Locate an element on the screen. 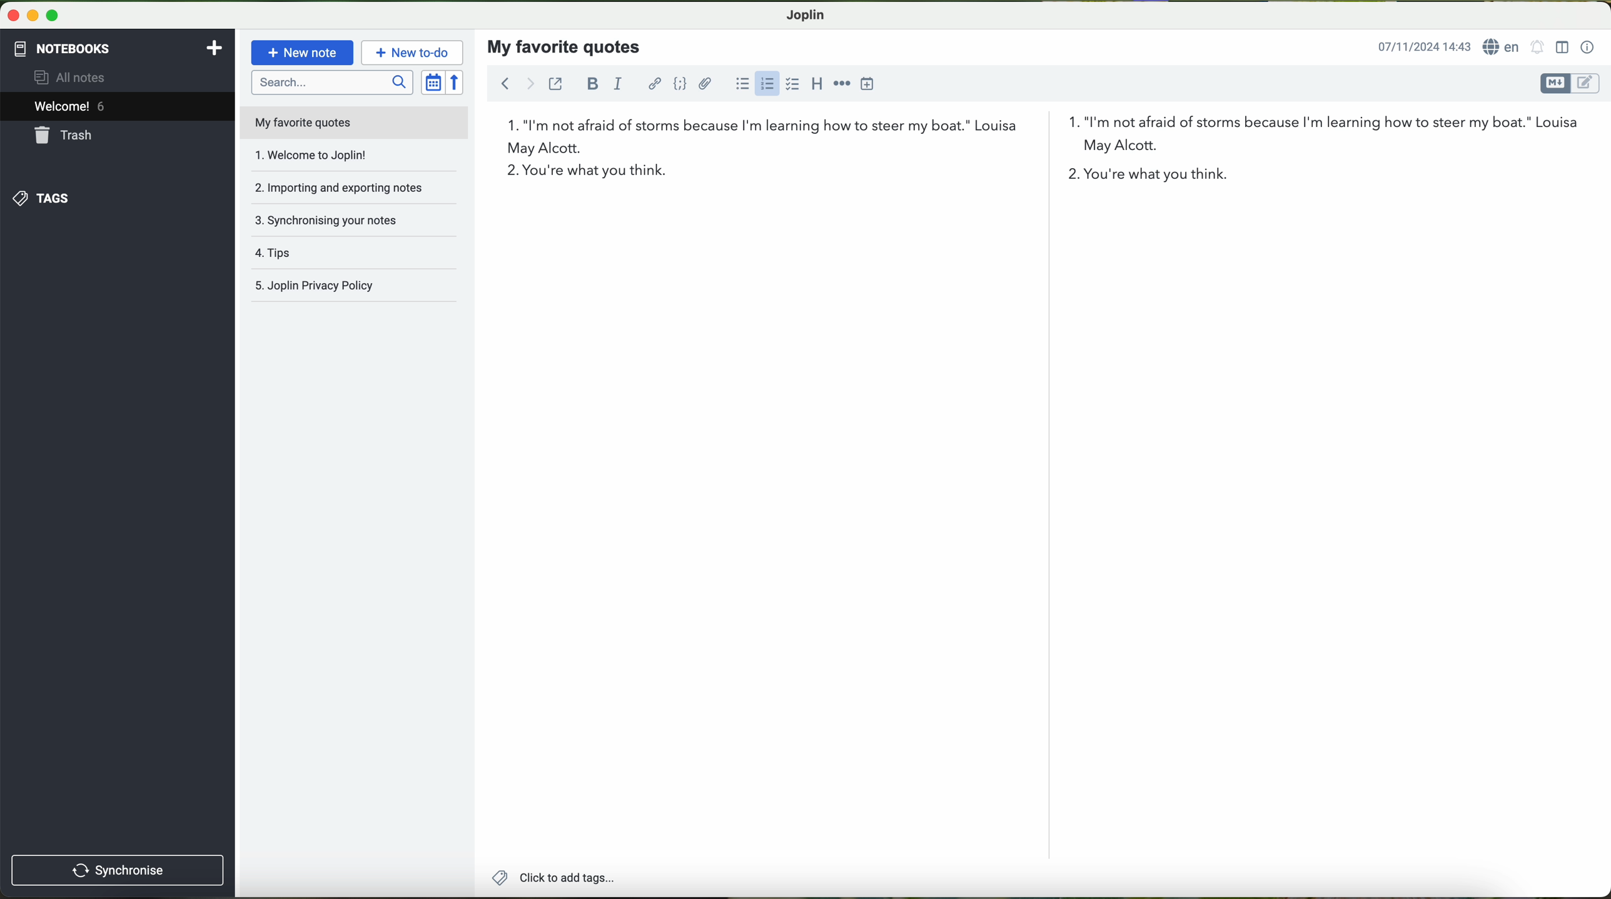 The width and height of the screenshot is (1611, 899). second quote is located at coordinates (865, 173).